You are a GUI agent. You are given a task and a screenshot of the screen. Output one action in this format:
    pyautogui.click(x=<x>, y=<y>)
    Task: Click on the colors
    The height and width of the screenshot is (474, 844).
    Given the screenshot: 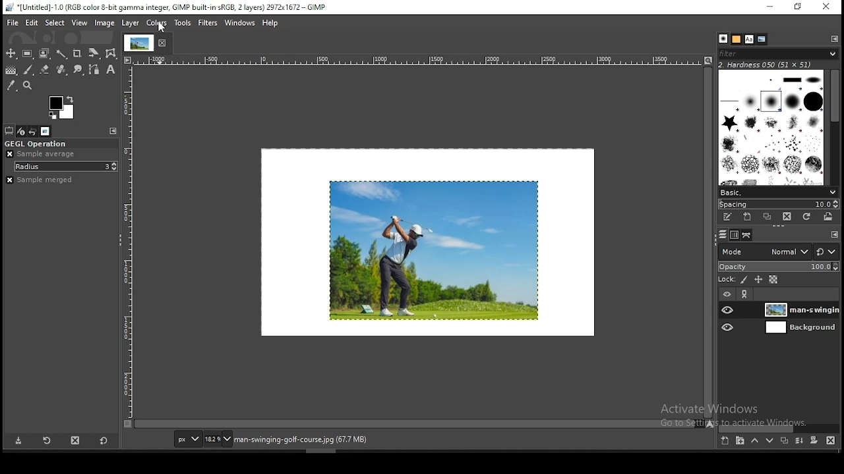 What is the action you would take?
    pyautogui.click(x=158, y=23)
    